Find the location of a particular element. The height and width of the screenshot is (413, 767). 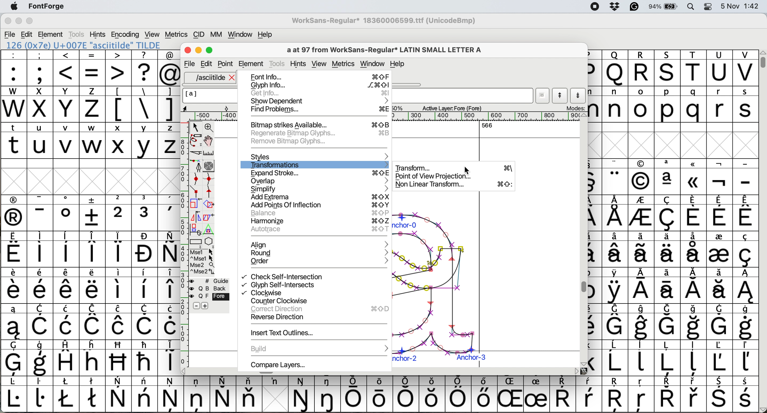

add a curve point is located at coordinates (196, 179).